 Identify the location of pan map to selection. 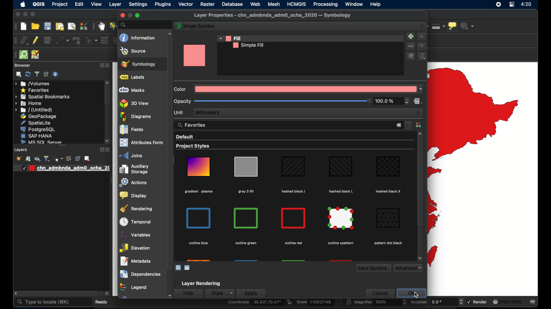
(112, 25).